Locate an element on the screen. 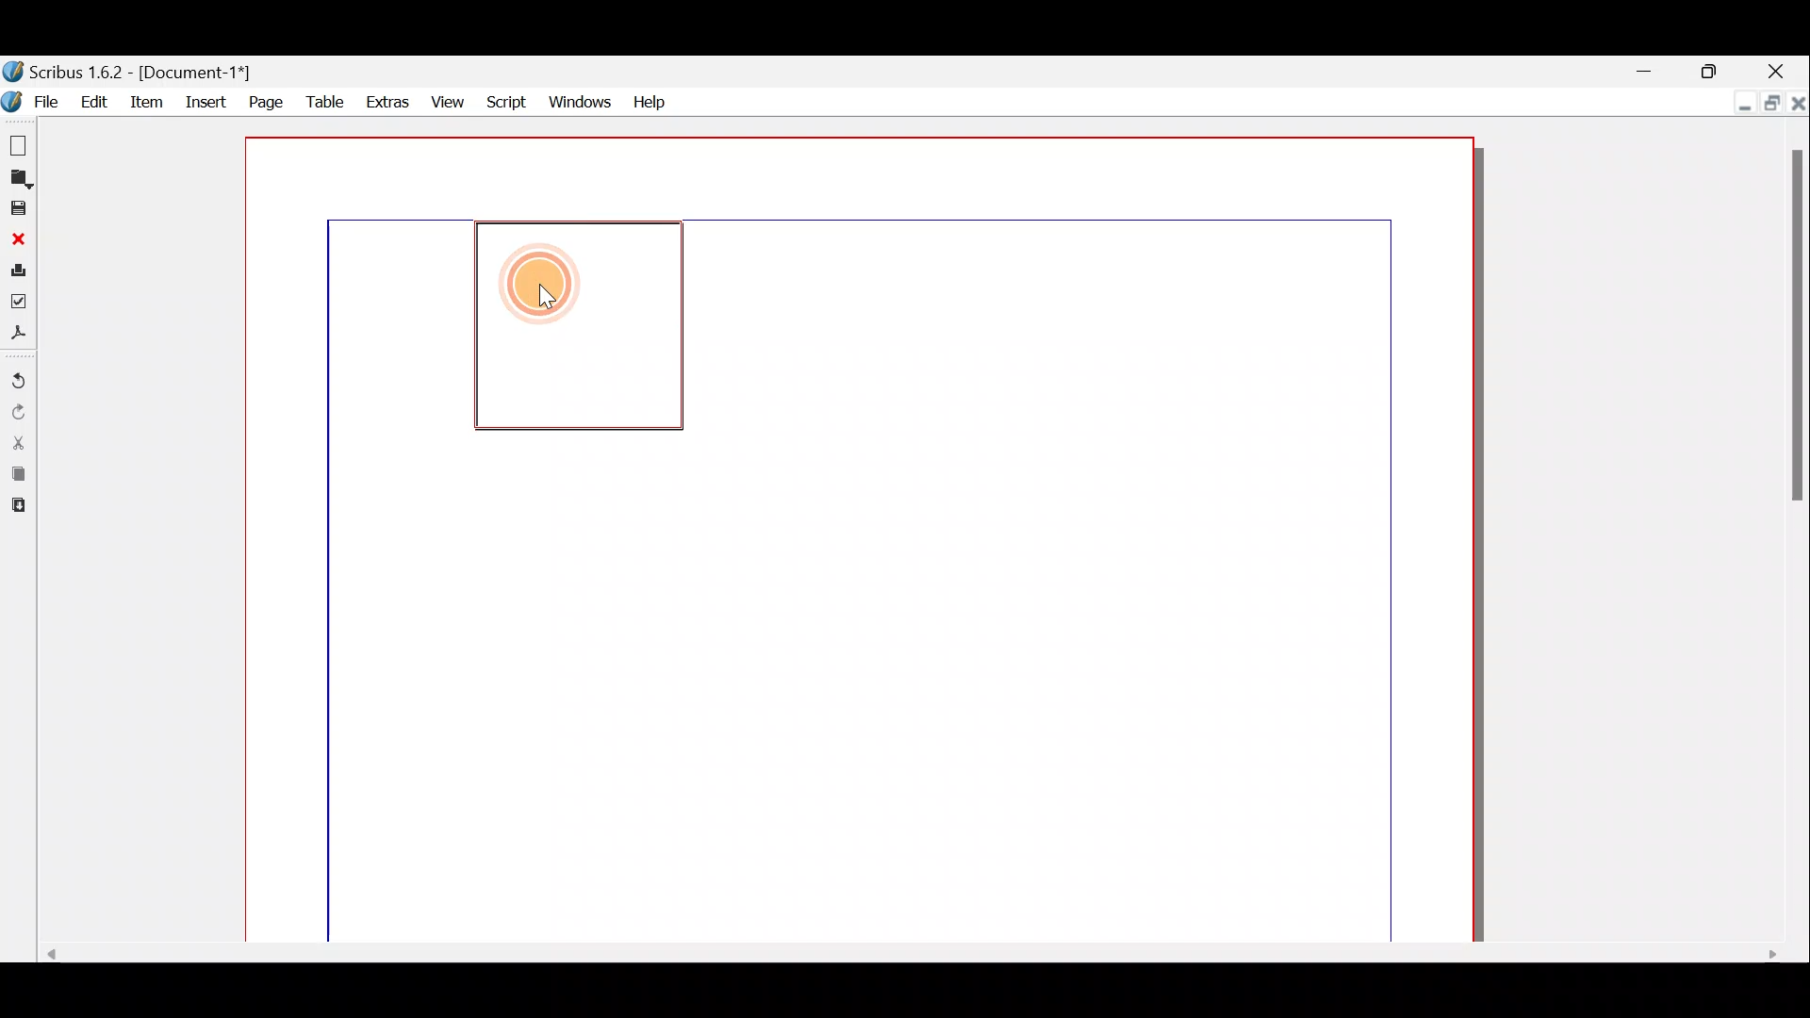 This screenshot has width=1810, height=1018. Edit is located at coordinates (95, 101).